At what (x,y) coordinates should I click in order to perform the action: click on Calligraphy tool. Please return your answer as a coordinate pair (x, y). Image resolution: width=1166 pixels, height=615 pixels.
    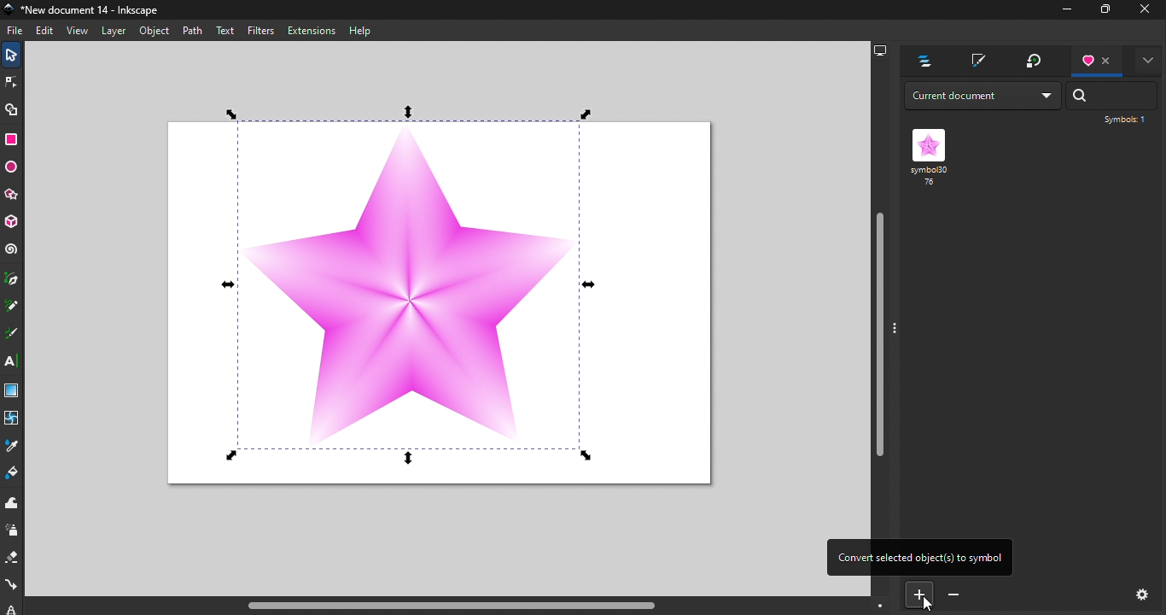
    Looking at the image, I should click on (12, 332).